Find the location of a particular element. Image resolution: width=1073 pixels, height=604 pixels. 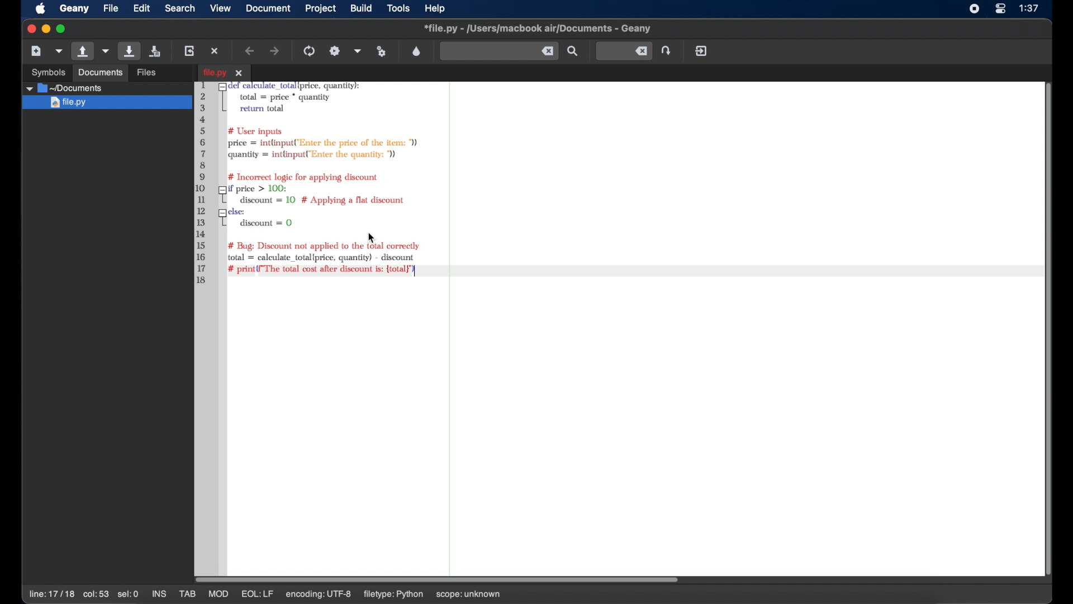

choose more build actions is located at coordinates (358, 51).